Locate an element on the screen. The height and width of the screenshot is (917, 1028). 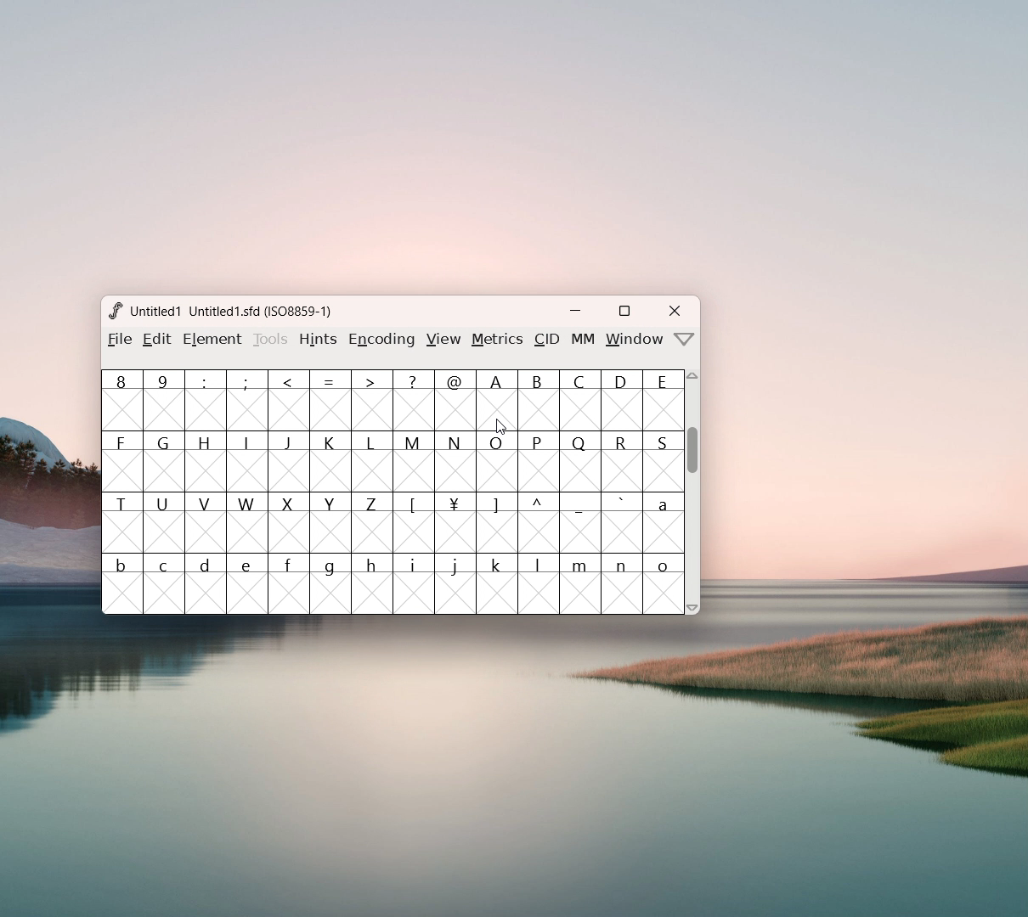
view is located at coordinates (443, 340).